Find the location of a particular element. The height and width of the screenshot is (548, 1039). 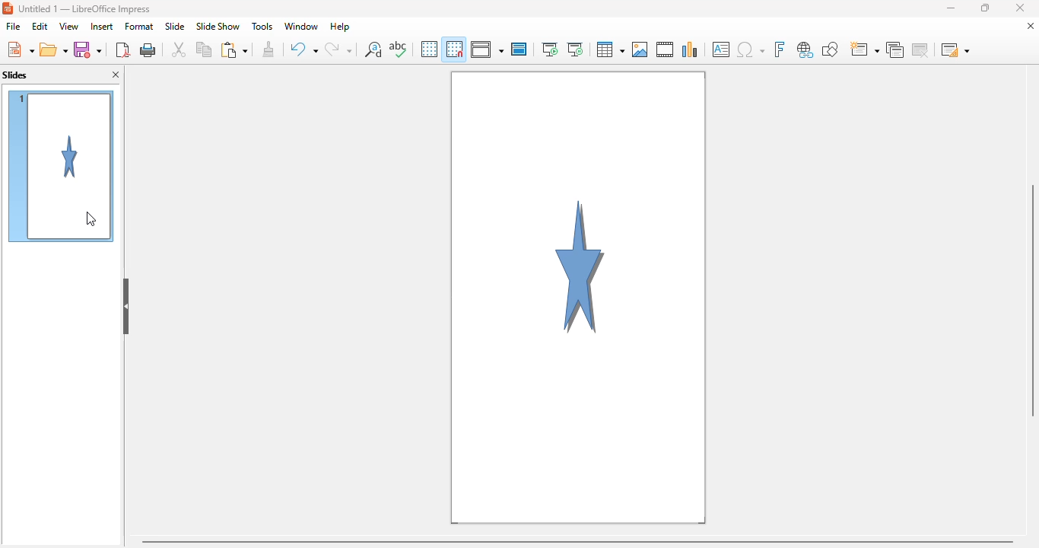

minimize is located at coordinates (951, 8).